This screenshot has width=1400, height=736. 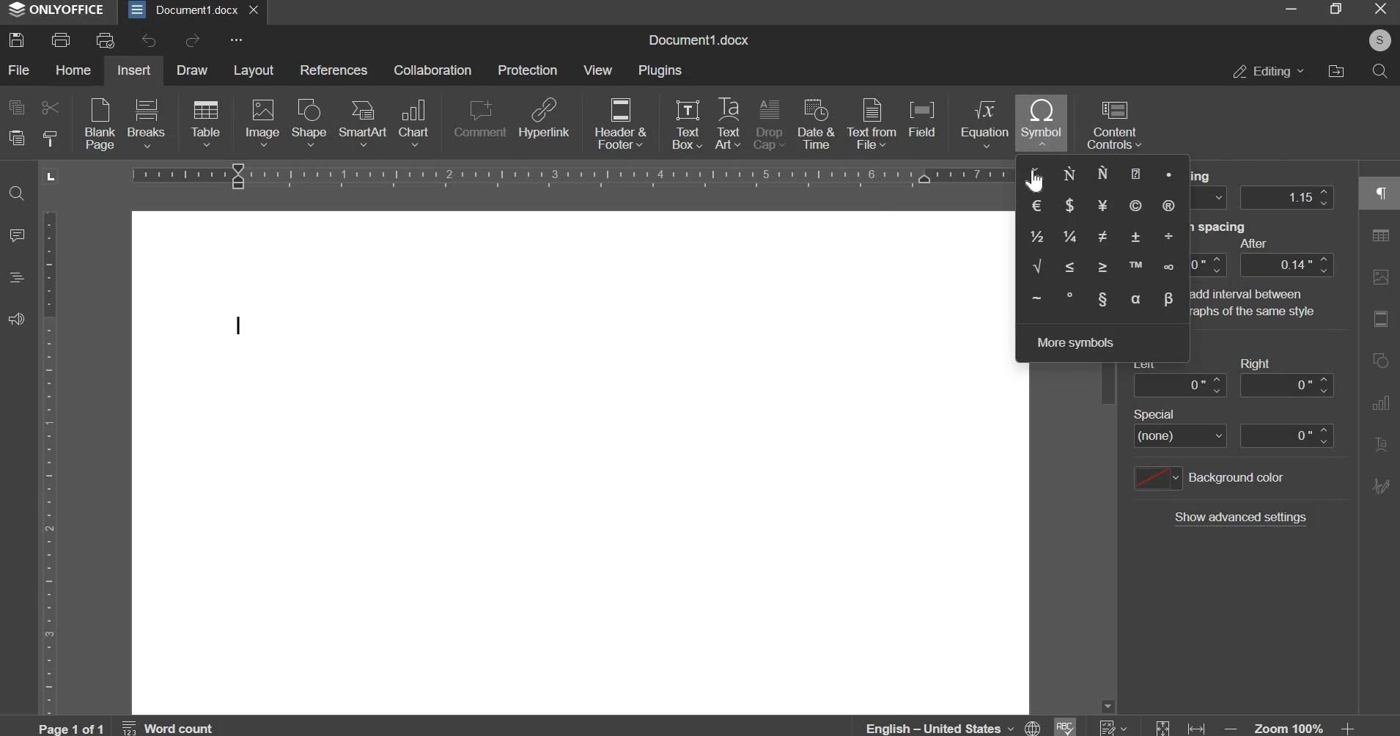 What do you see at coordinates (1103, 238) in the screenshot?
I see `symbols` at bounding box center [1103, 238].